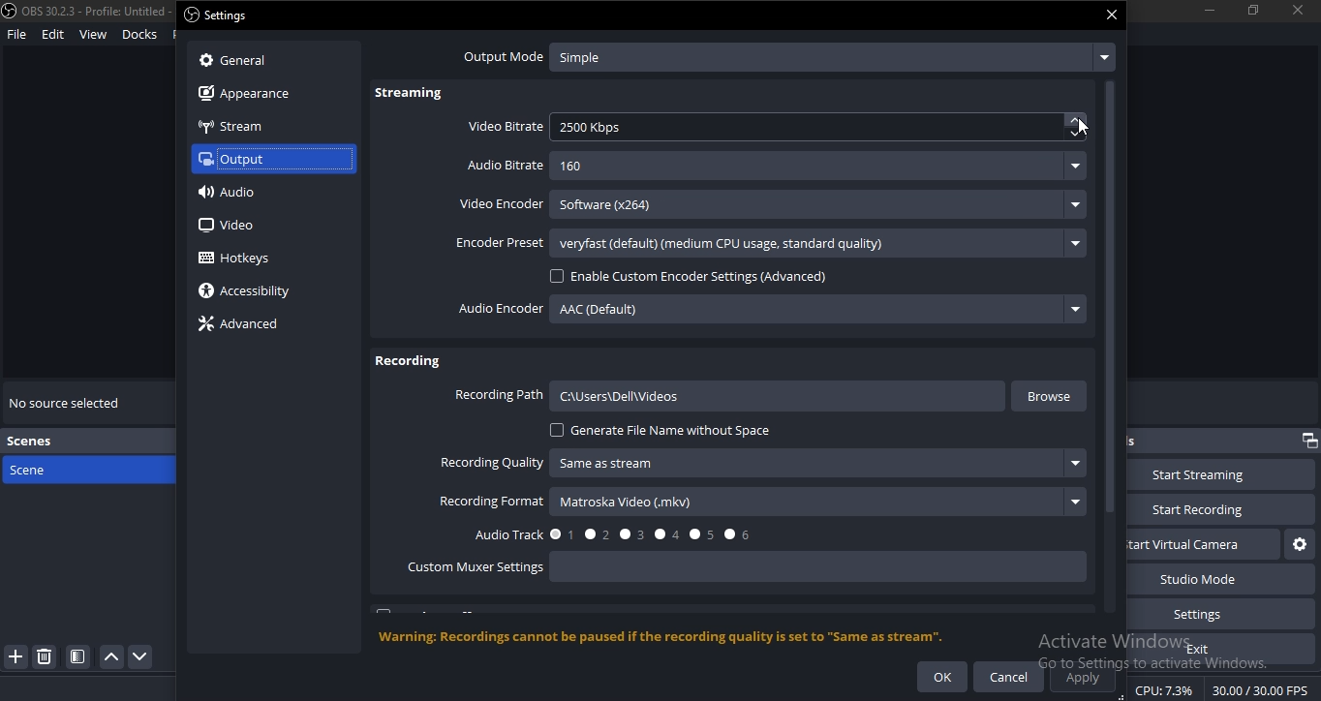 Image resolution: width=1321 pixels, height=701 pixels. What do you see at coordinates (1203, 649) in the screenshot?
I see `exit` at bounding box center [1203, 649].